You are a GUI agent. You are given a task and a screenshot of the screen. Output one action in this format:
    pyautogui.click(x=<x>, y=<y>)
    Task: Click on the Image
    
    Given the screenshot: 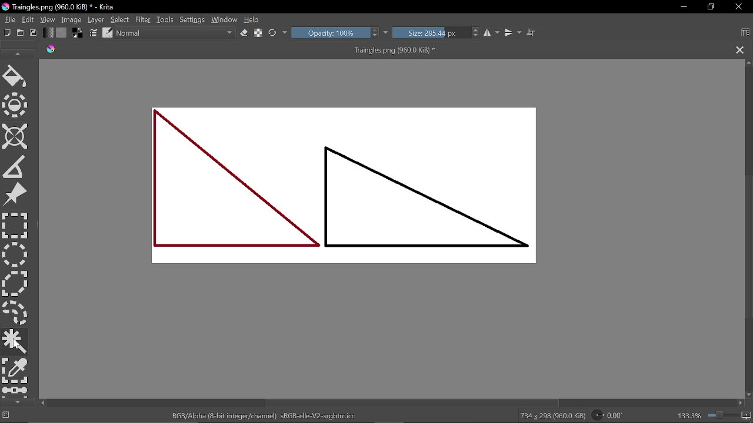 What is the action you would take?
    pyautogui.click(x=72, y=19)
    